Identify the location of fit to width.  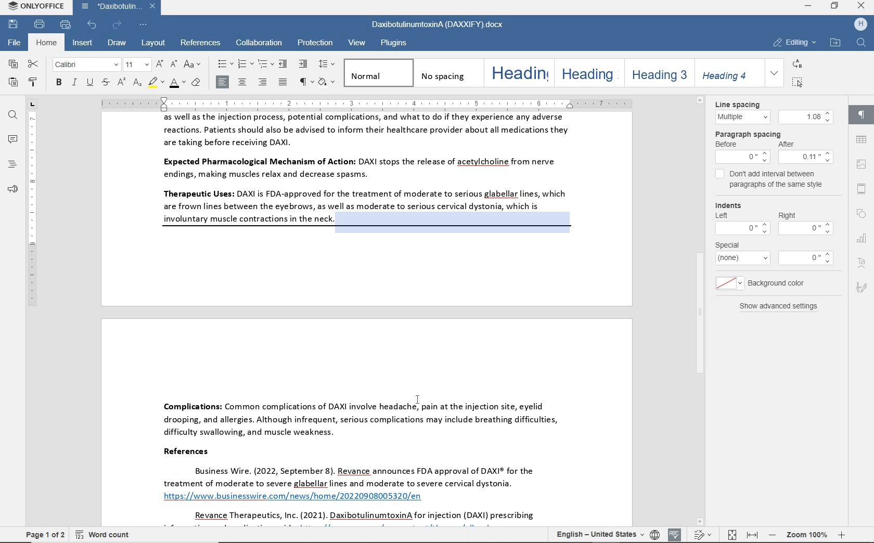
(751, 536).